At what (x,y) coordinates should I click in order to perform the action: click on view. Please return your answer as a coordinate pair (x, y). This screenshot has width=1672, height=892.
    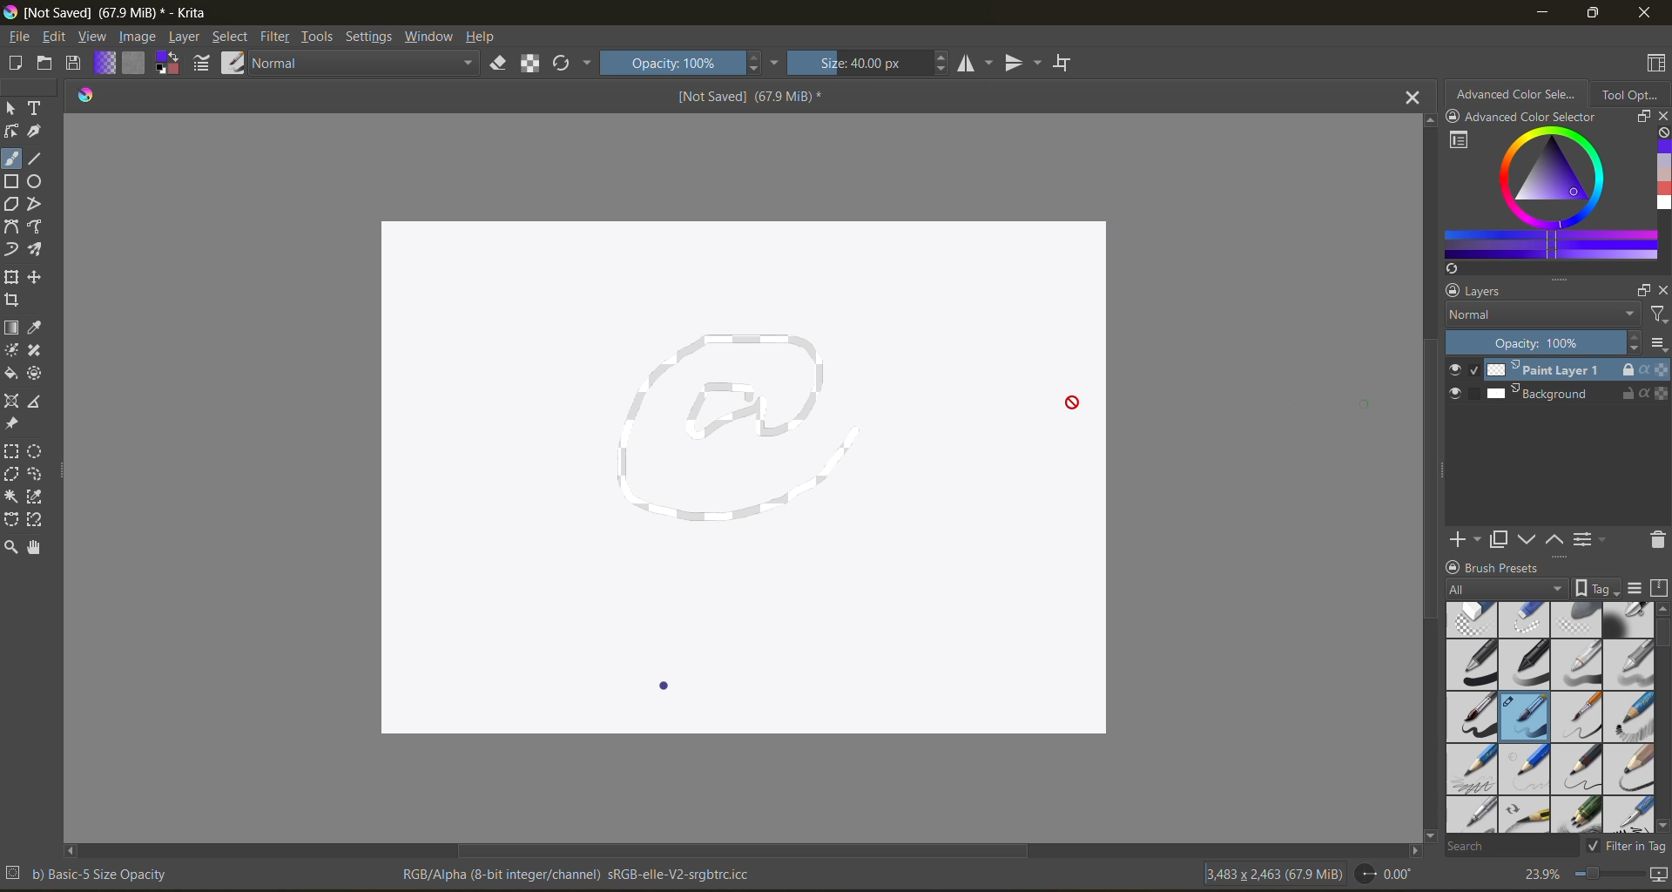
    Looking at the image, I should click on (92, 37).